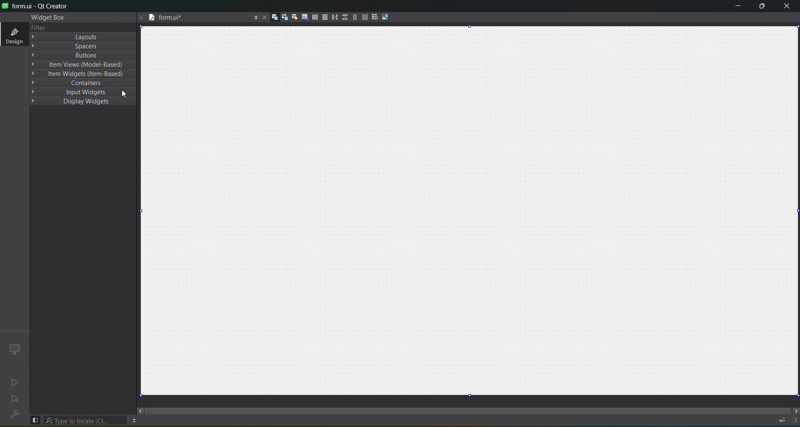 This screenshot has width=800, height=427. I want to click on filter, so click(37, 28).